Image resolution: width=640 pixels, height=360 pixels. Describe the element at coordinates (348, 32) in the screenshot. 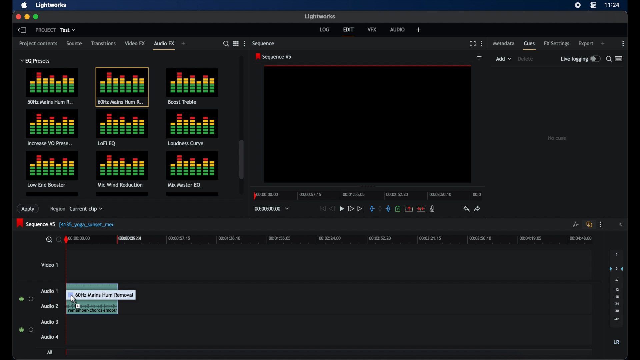

I see `edit` at that location.